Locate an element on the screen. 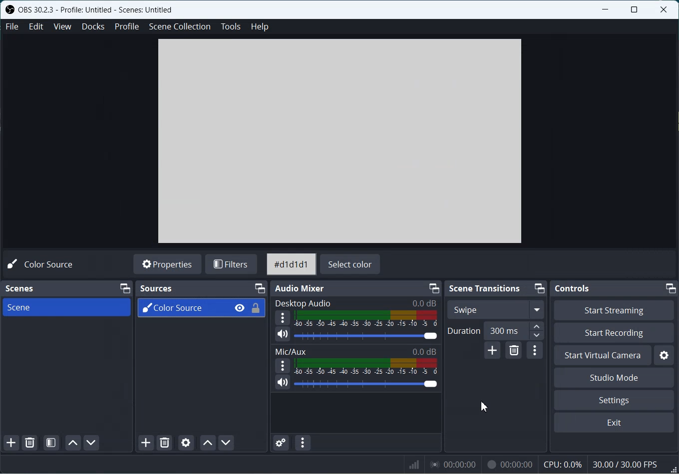  Color Source is located at coordinates (44, 264).